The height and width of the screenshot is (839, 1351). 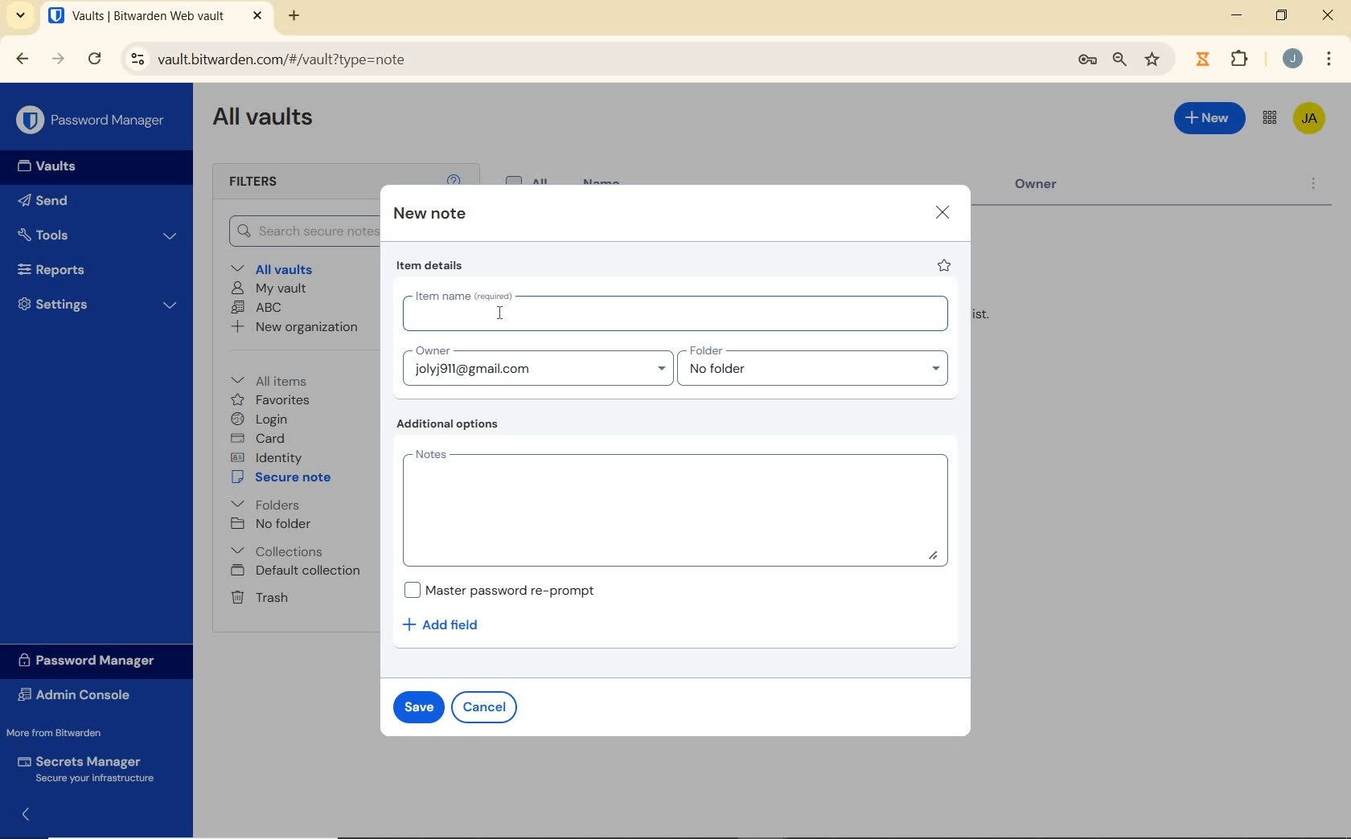 What do you see at coordinates (257, 309) in the screenshot?
I see `ABC` at bounding box center [257, 309].